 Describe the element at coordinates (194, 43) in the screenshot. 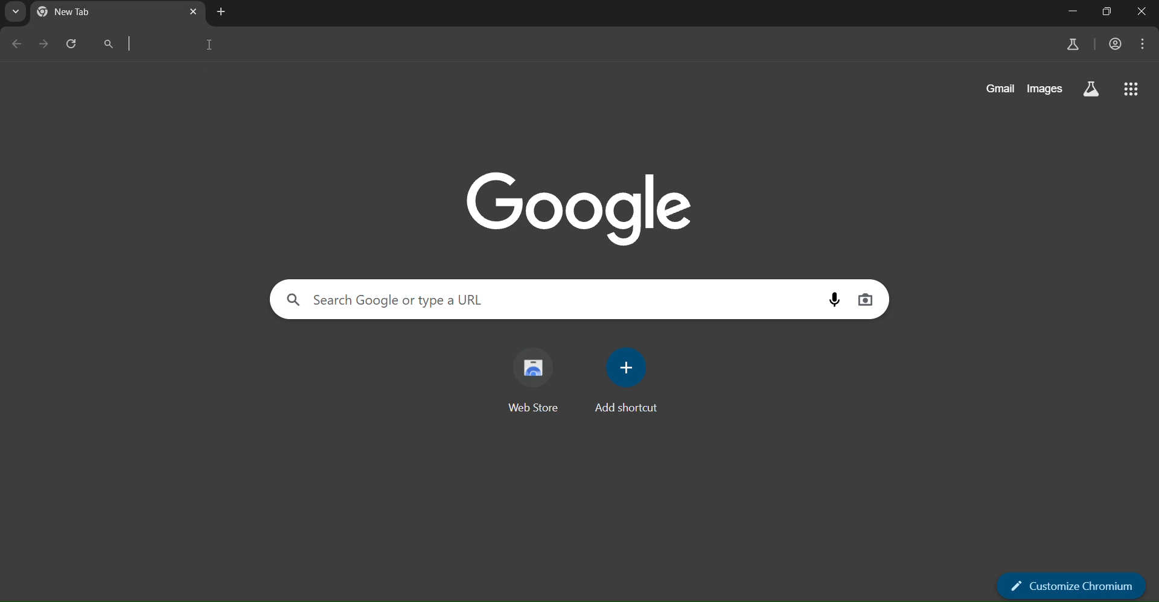

I see `search panel` at that location.